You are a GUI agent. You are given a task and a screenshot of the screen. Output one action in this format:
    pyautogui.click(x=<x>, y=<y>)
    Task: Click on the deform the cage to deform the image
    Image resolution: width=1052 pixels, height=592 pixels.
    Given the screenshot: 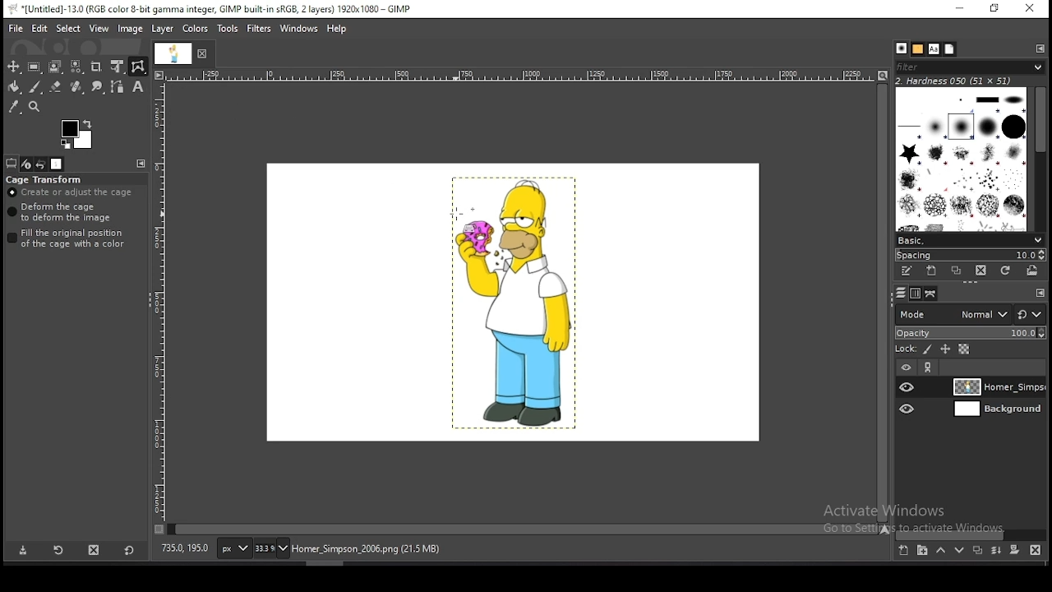 What is the action you would take?
    pyautogui.click(x=62, y=213)
    